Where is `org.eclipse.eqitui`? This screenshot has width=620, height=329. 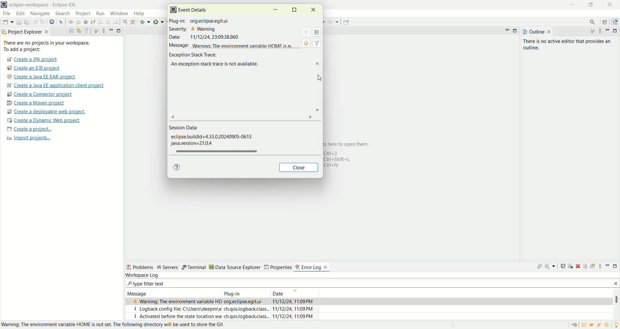 org.eclipse.eqitui is located at coordinates (209, 21).